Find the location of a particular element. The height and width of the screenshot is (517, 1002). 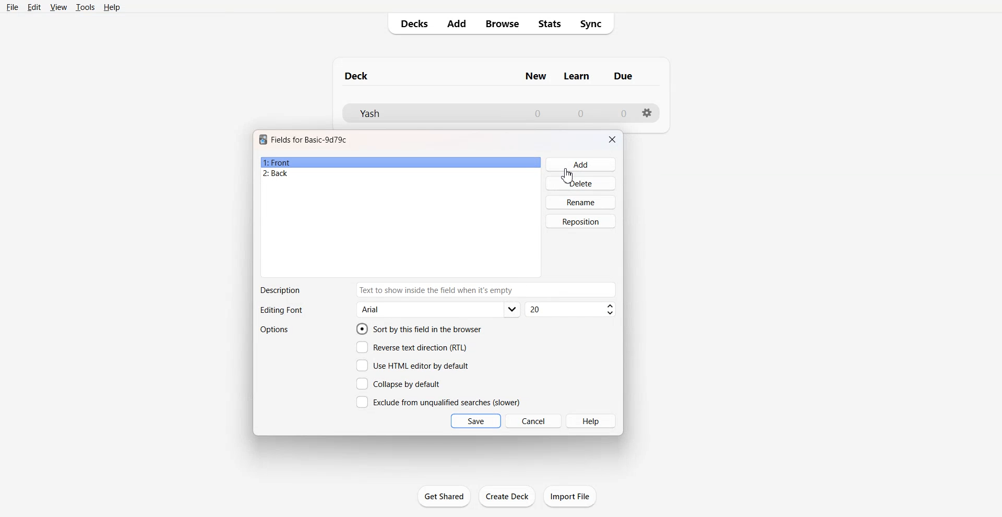

Exclude from unqualified searches (slower) is located at coordinates (438, 402).